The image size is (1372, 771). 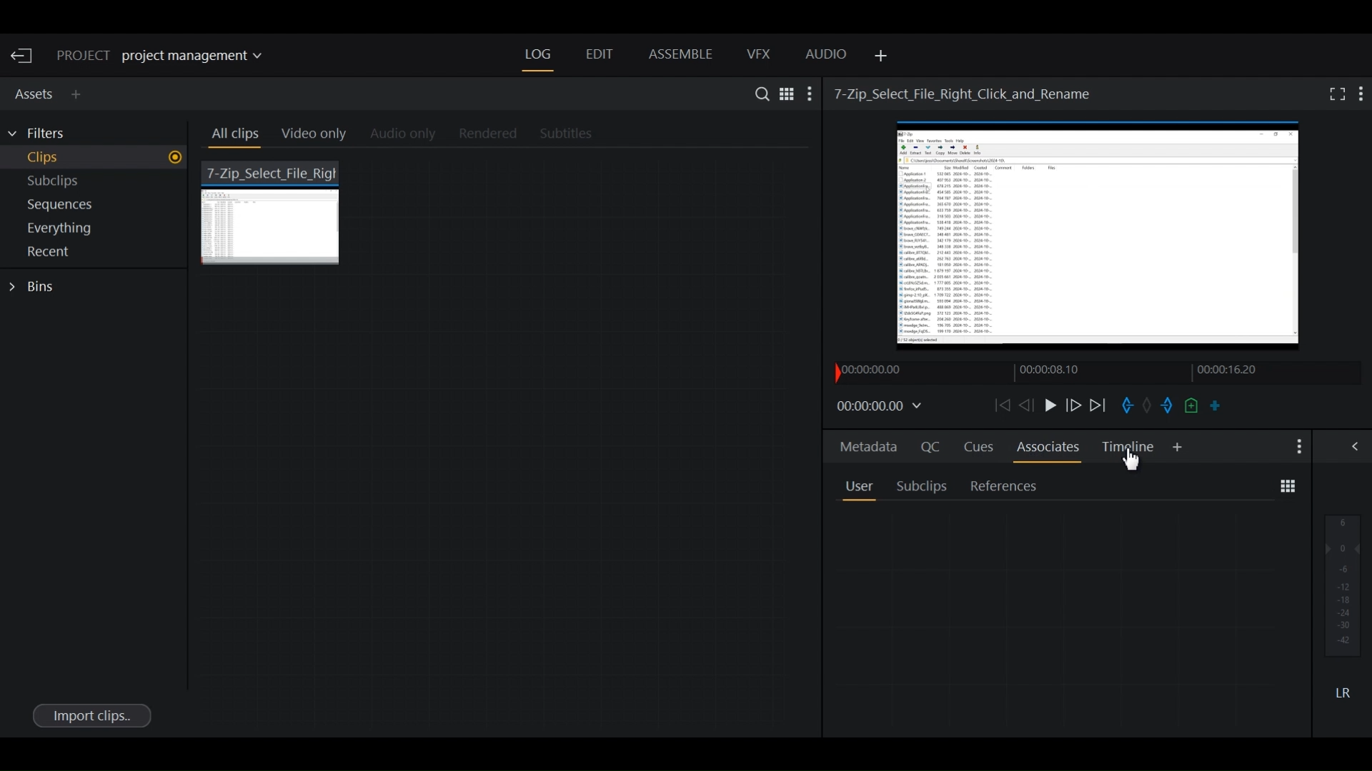 What do you see at coordinates (928, 446) in the screenshot?
I see `Quality Control` at bounding box center [928, 446].